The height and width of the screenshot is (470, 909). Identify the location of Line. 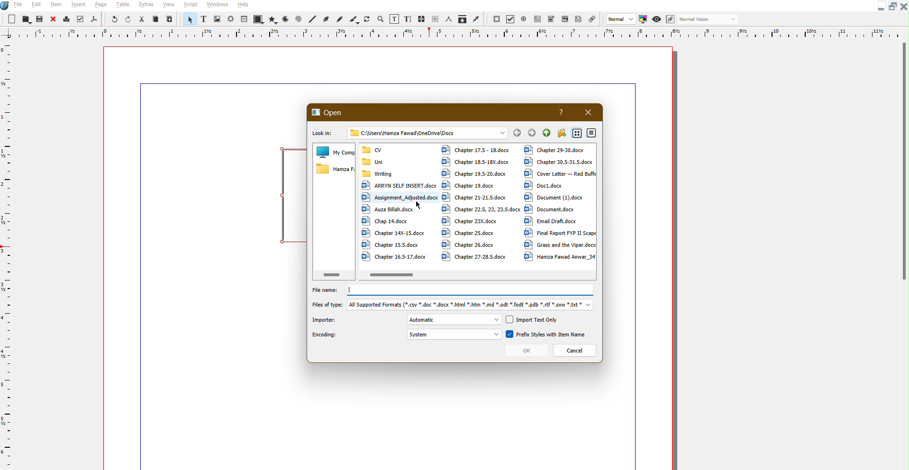
(313, 19).